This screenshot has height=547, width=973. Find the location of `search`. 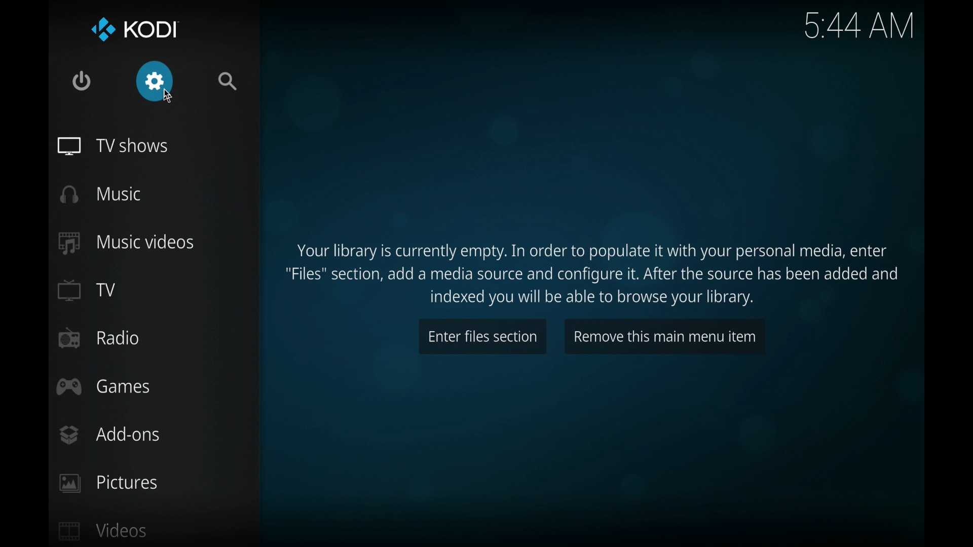

search is located at coordinates (229, 82).